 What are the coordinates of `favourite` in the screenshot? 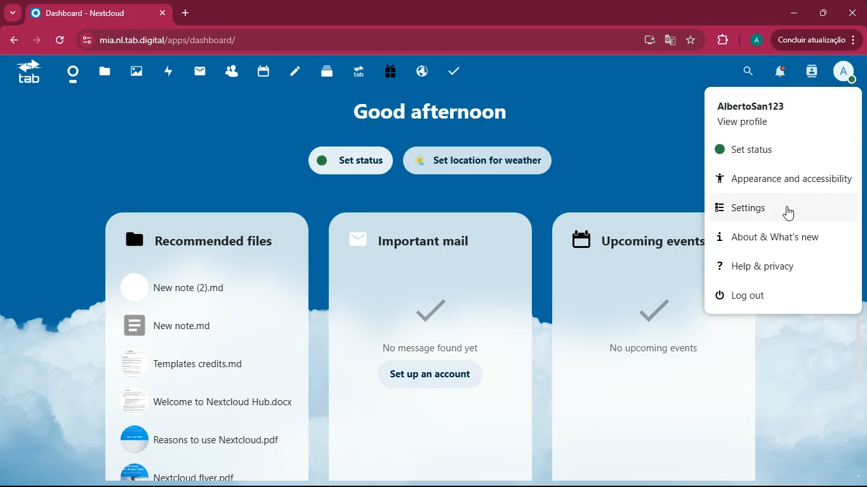 It's located at (692, 41).